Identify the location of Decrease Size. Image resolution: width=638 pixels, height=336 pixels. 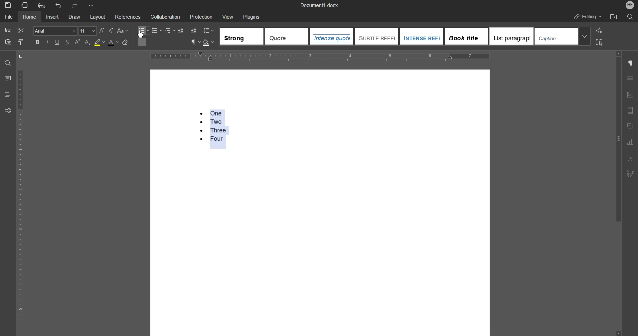
(110, 31).